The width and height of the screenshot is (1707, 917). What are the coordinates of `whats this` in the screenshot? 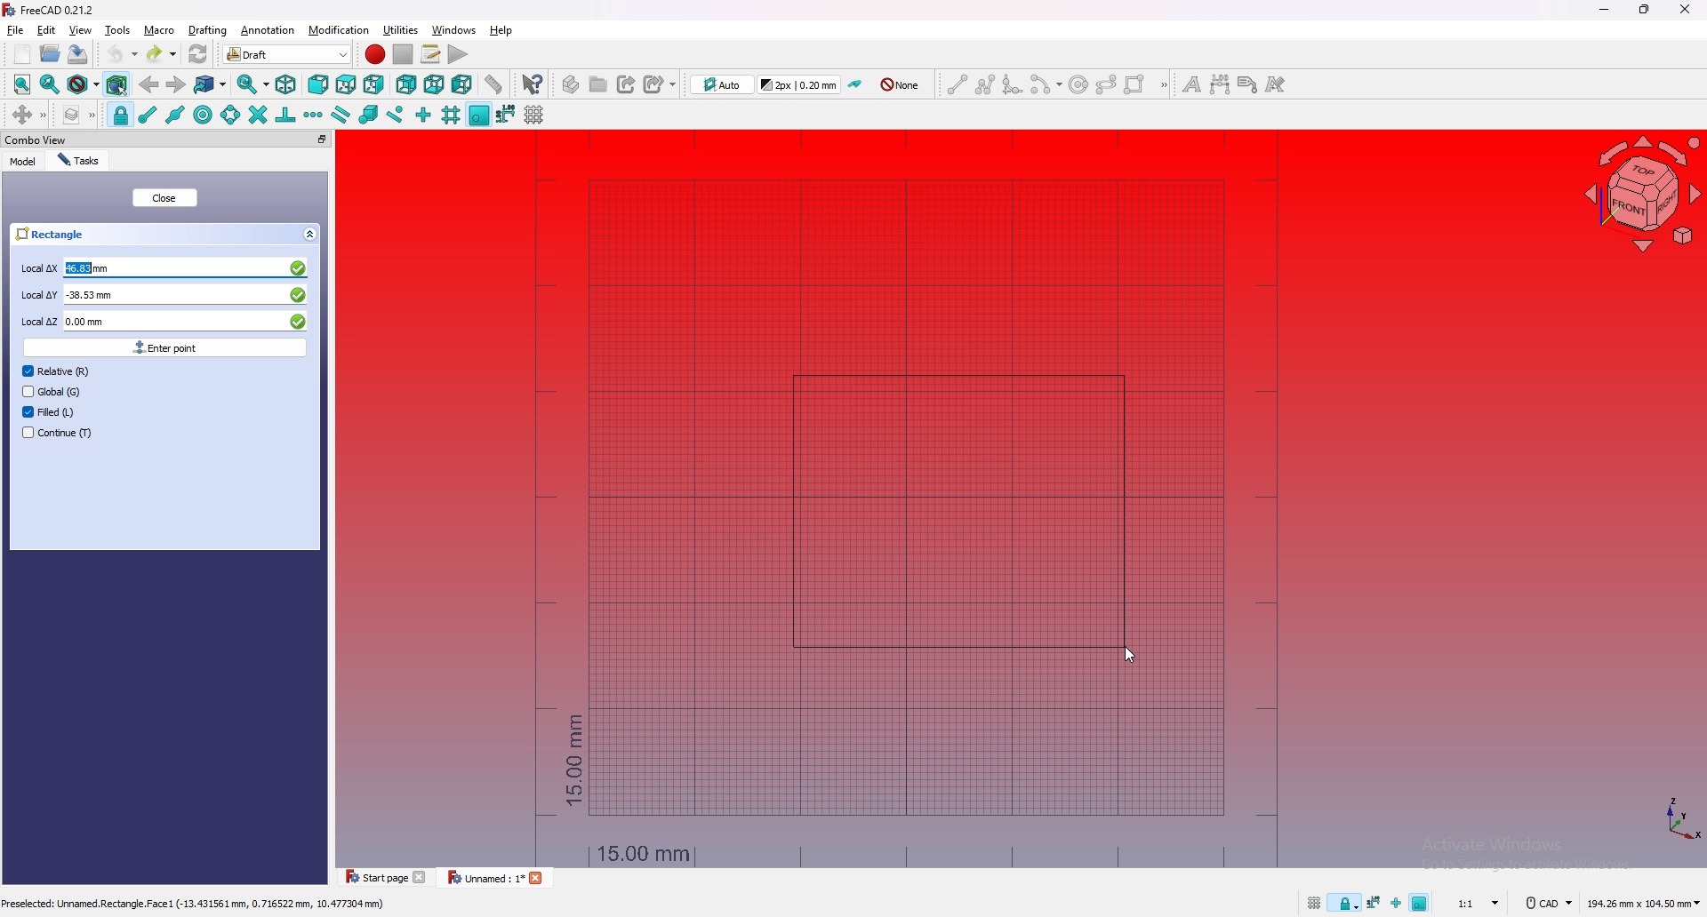 It's located at (533, 84).